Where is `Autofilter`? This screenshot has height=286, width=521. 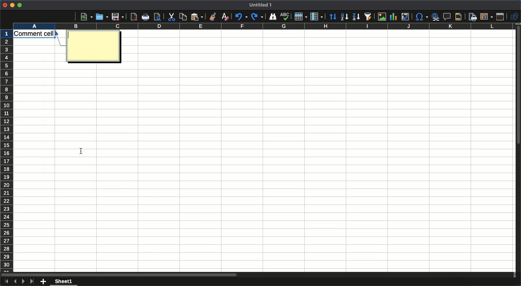
Autofilter is located at coordinates (369, 16).